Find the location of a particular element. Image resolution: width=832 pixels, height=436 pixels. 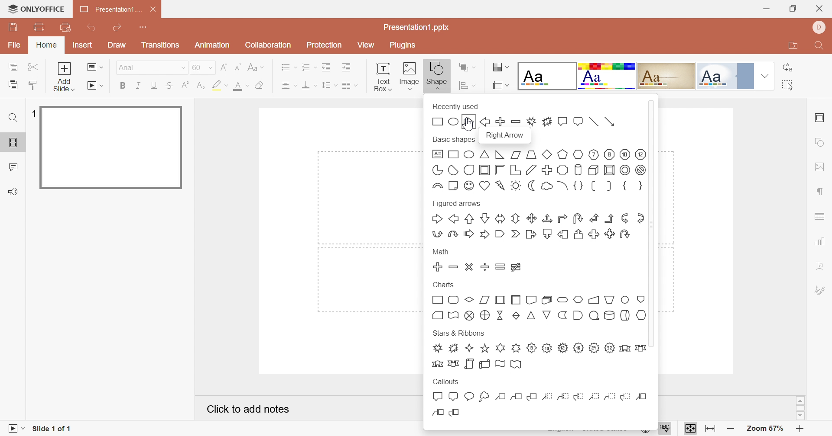

Shape is located at coordinates (436, 76).